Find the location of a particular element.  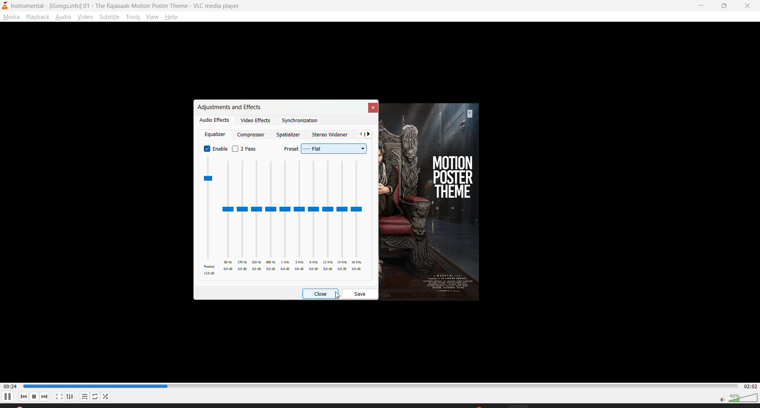

equalizer presets disabled is located at coordinates (283, 216).